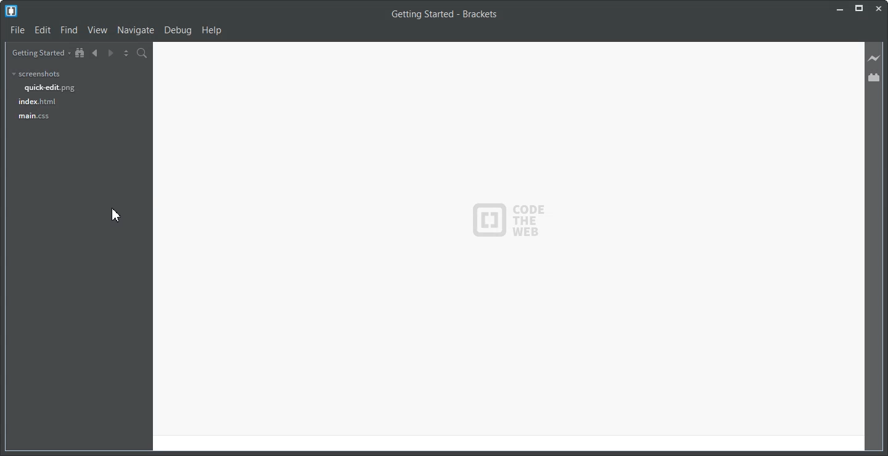 Image resolution: width=888 pixels, height=456 pixels. I want to click on Find in Files, so click(143, 53).